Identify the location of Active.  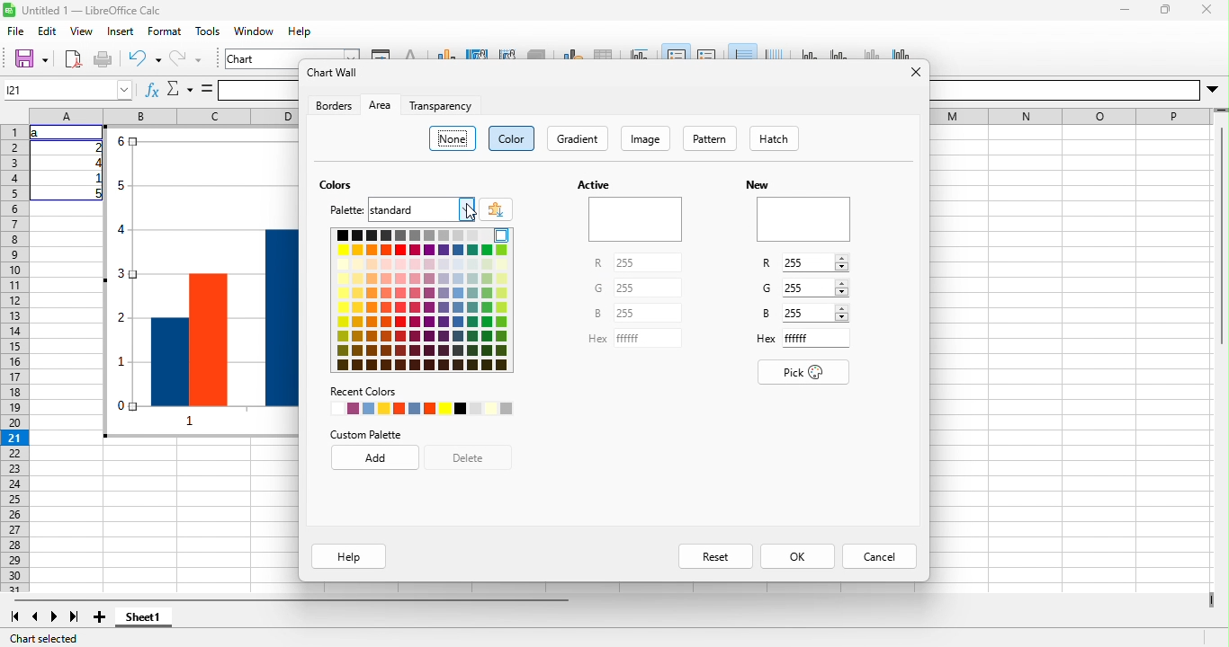
(594, 184).